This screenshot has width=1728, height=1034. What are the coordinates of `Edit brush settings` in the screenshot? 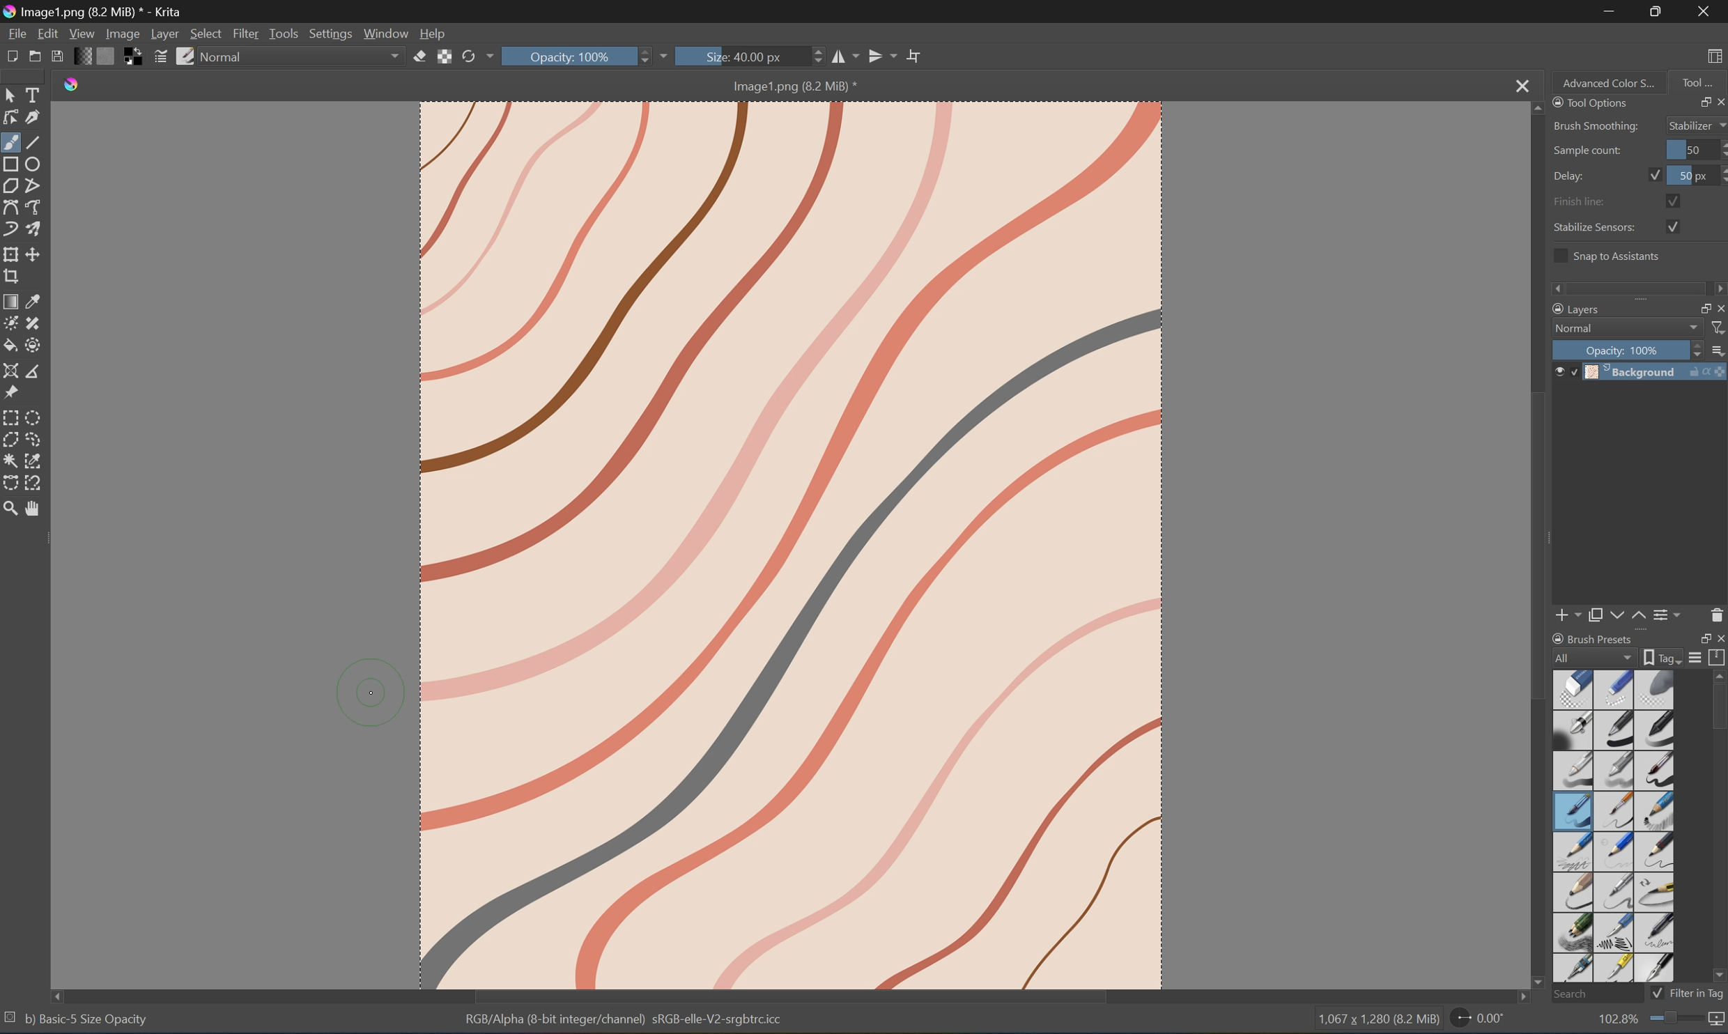 It's located at (159, 59).